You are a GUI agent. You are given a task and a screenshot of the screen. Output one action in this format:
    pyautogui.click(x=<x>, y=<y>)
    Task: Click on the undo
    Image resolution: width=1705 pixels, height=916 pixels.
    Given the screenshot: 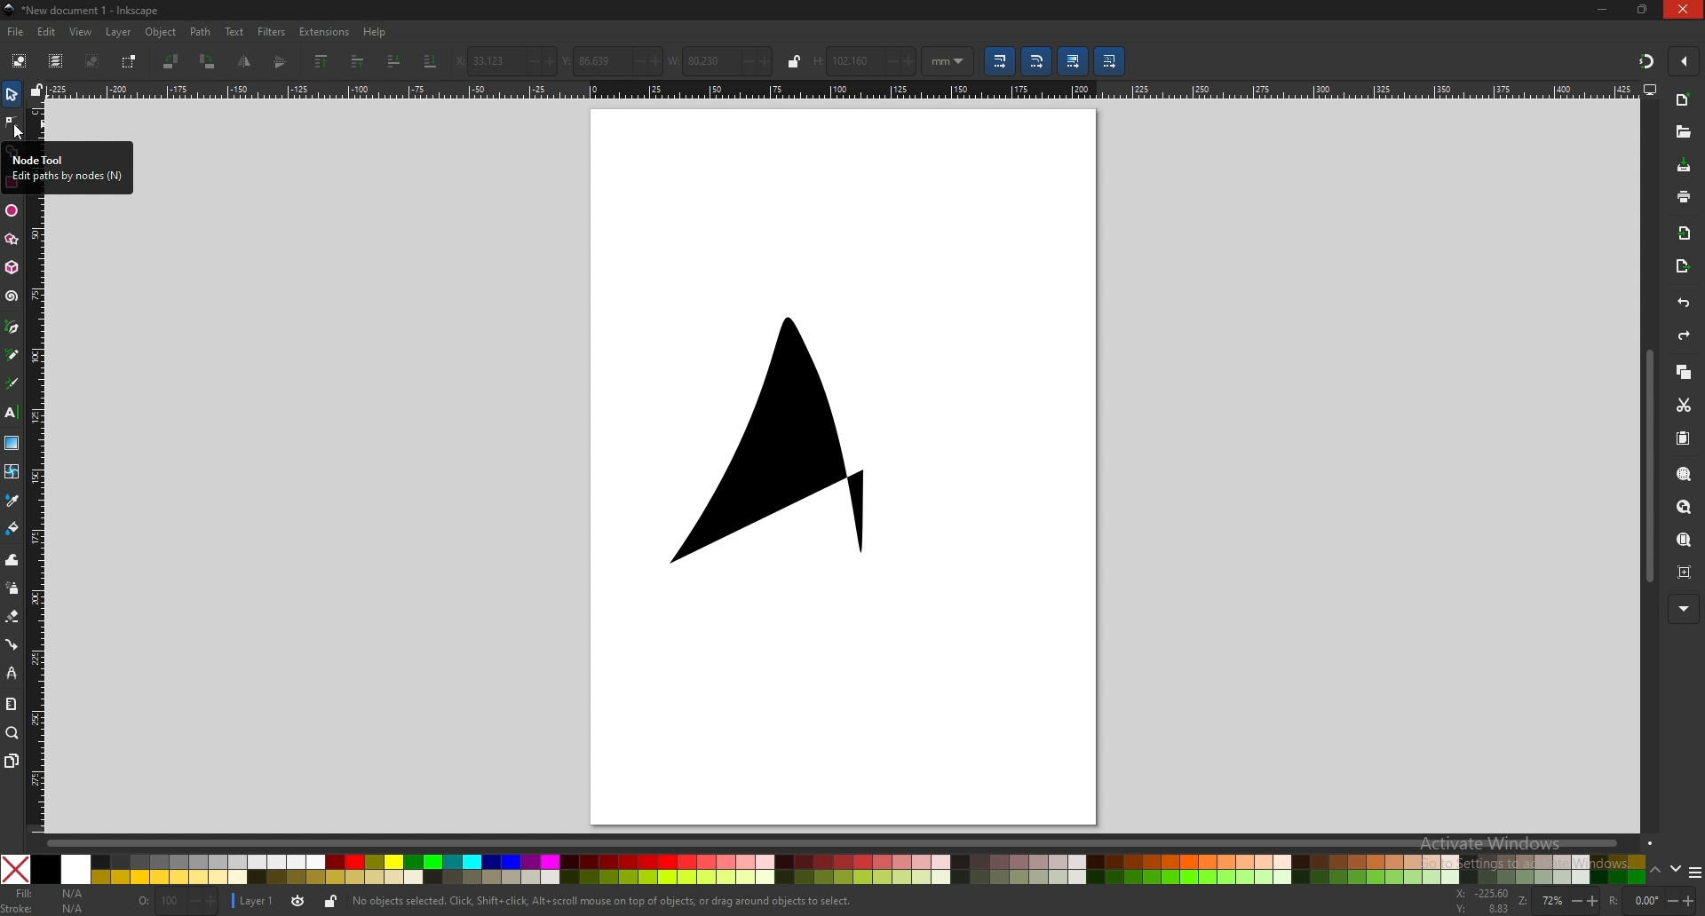 What is the action you would take?
    pyautogui.click(x=1684, y=304)
    